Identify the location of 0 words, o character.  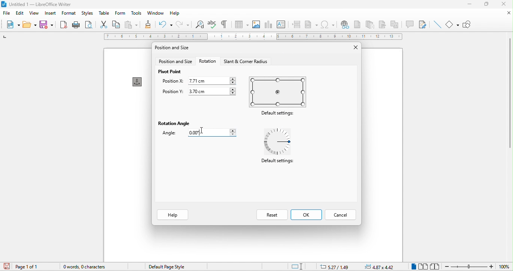
(92, 267).